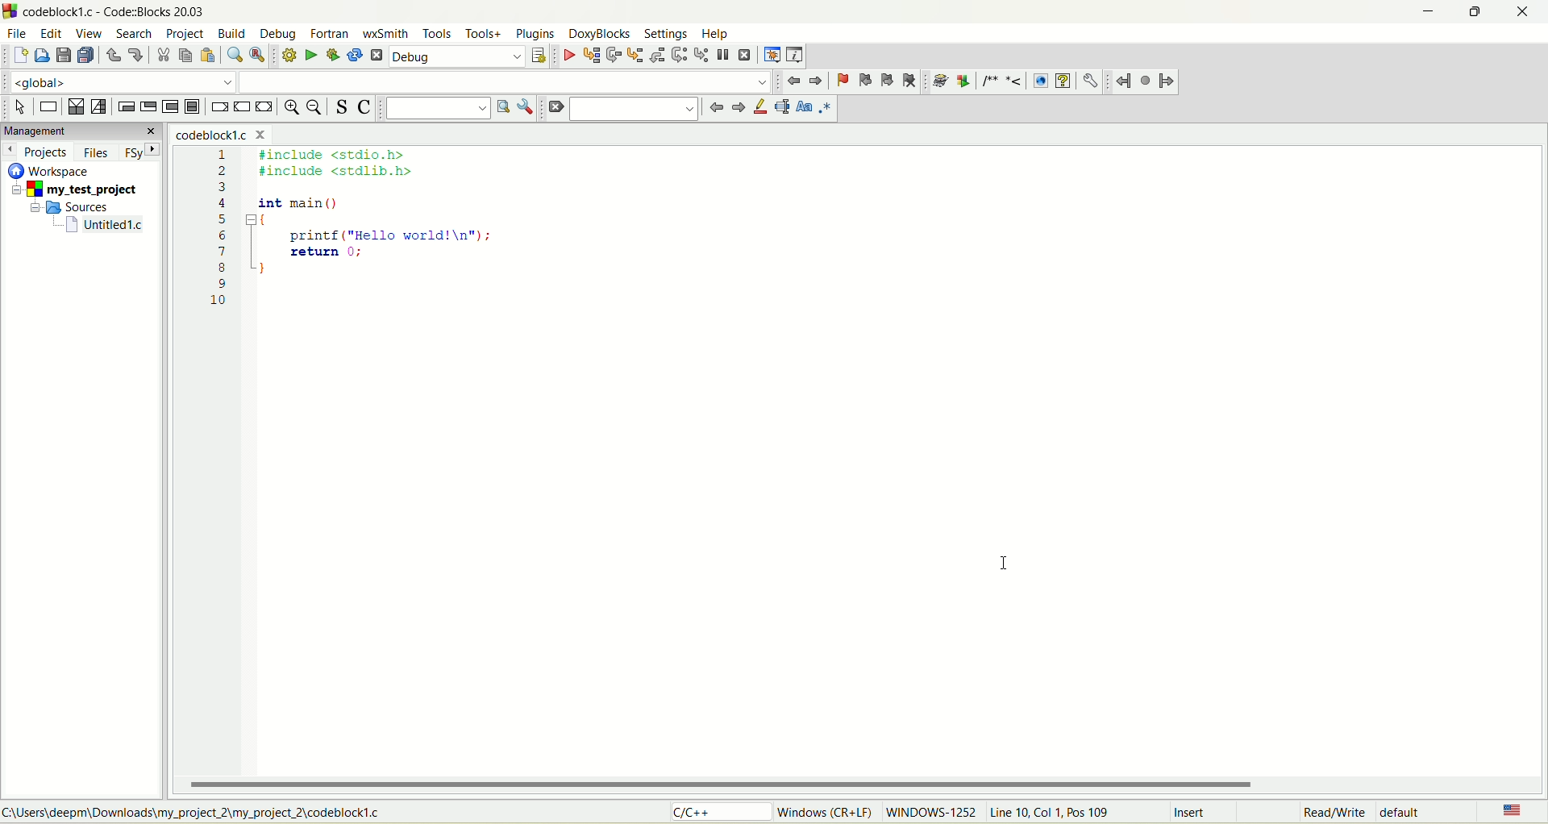 This screenshot has width=1548, height=824. What do you see at coordinates (63, 56) in the screenshot?
I see `save` at bounding box center [63, 56].